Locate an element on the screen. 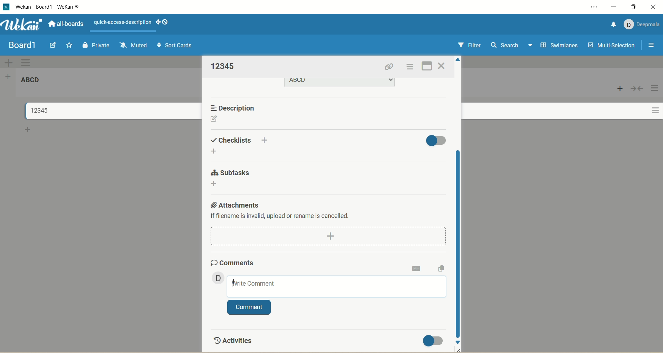  edit is located at coordinates (52, 45).